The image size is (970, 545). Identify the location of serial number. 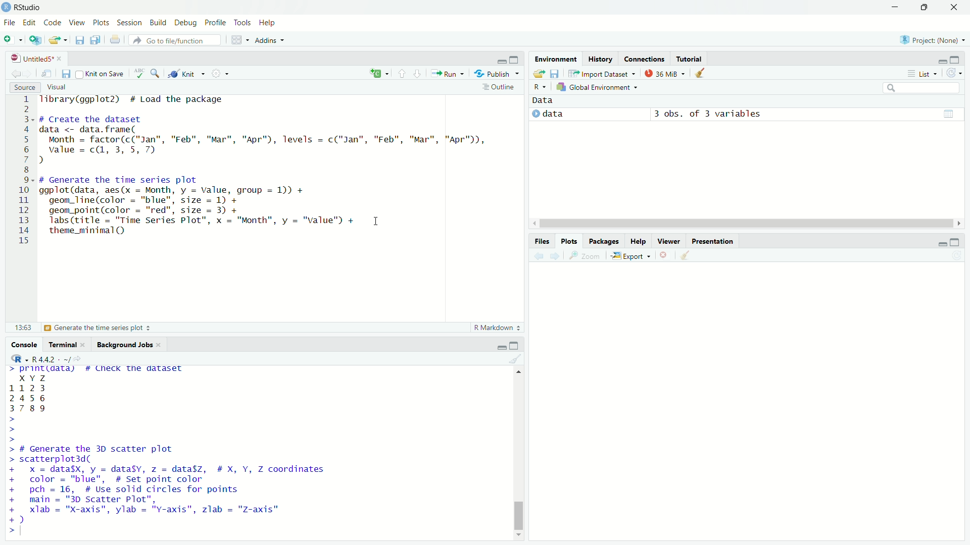
(23, 171).